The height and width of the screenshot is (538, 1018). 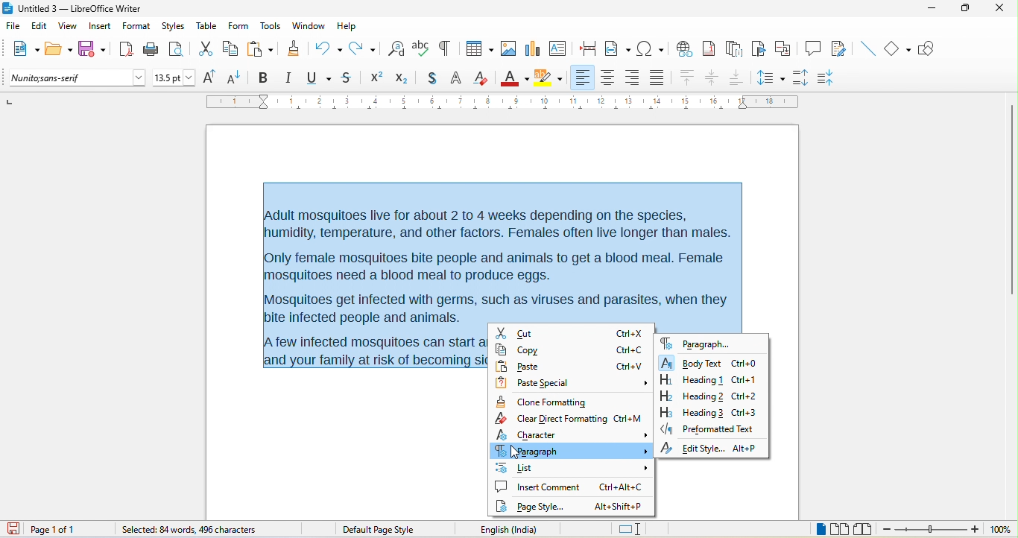 I want to click on paste, so click(x=260, y=49).